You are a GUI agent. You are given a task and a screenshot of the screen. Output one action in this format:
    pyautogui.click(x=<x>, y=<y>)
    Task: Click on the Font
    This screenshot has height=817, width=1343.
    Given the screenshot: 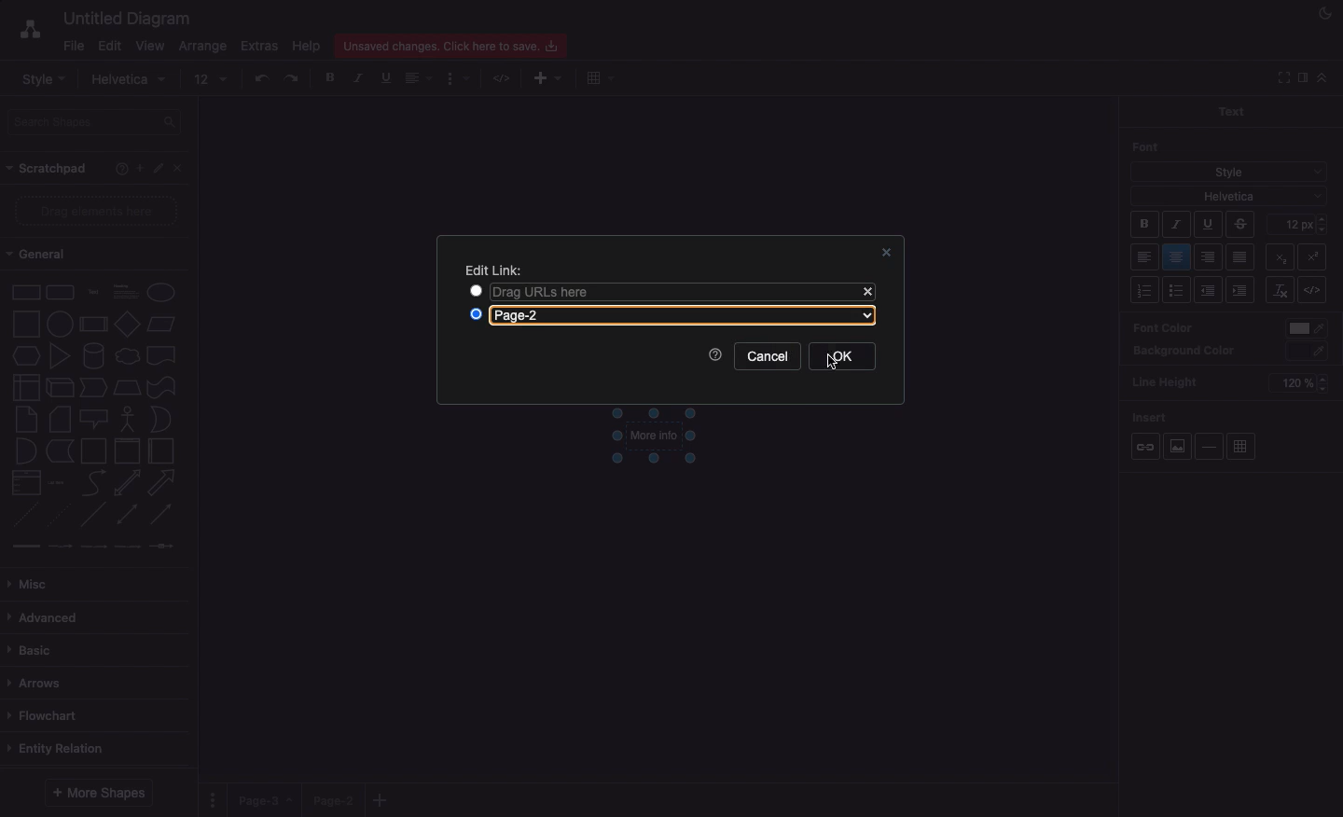 What is the action you would take?
    pyautogui.click(x=1147, y=146)
    